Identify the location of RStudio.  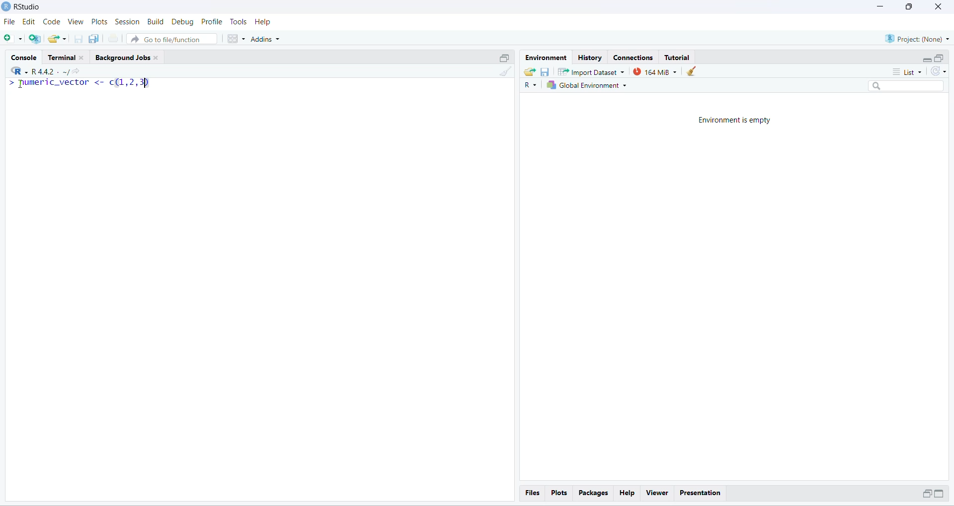
(30, 6).